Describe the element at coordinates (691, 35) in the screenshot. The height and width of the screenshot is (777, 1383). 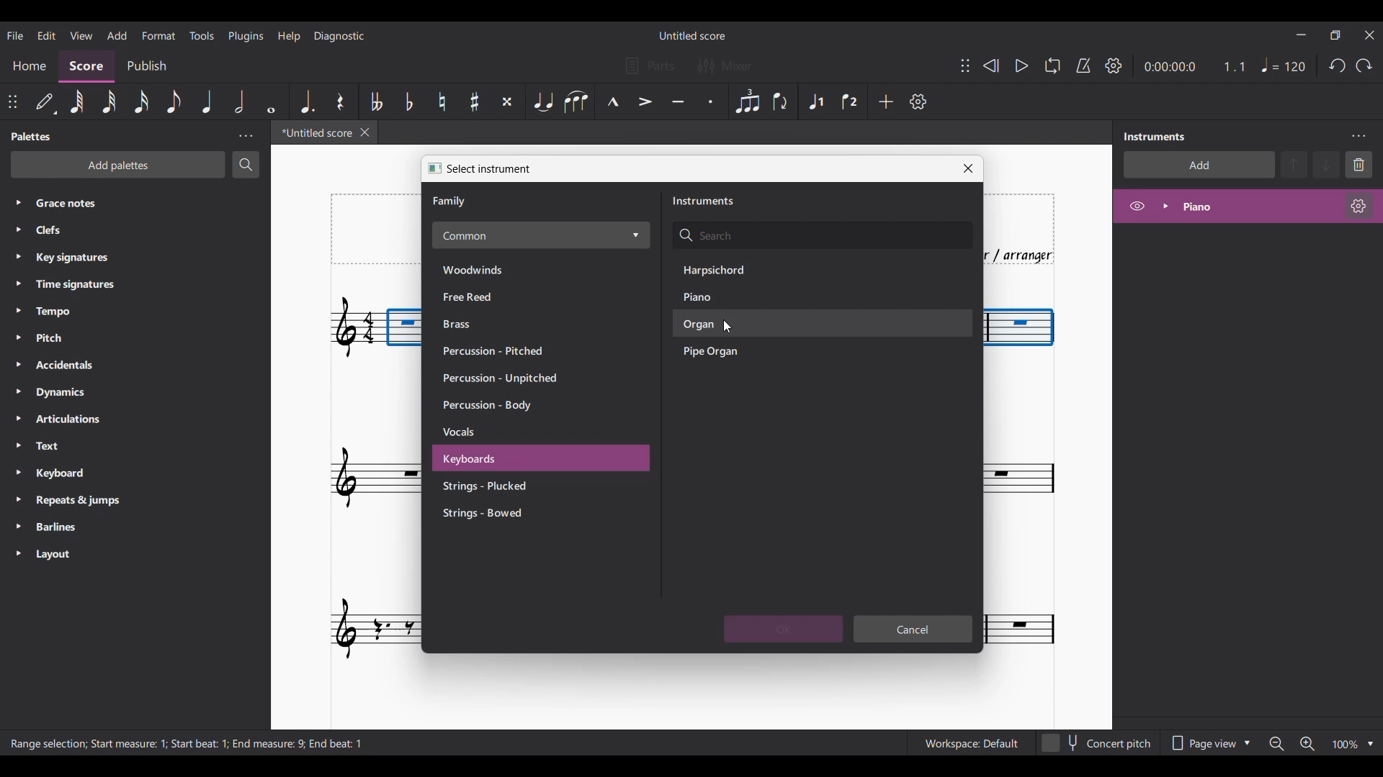
I see `Score name` at that location.